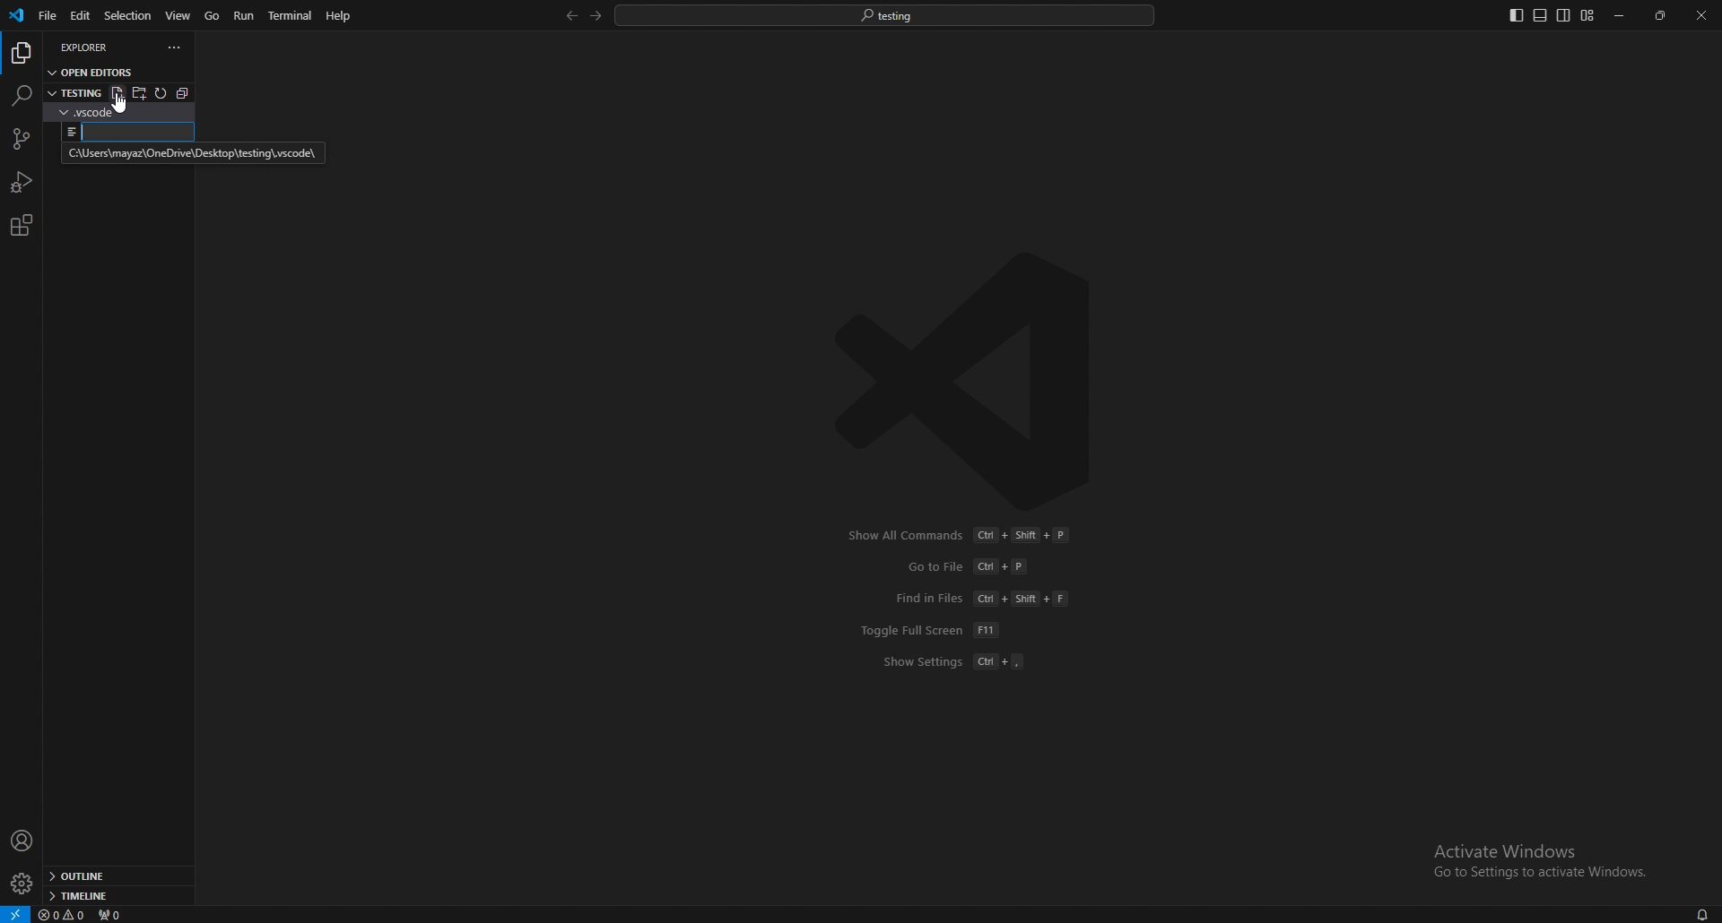 The height and width of the screenshot is (923, 1722). What do you see at coordinates (22, 182) in the screenshot?
I see `run and debug` at bounding box center [22, 182].